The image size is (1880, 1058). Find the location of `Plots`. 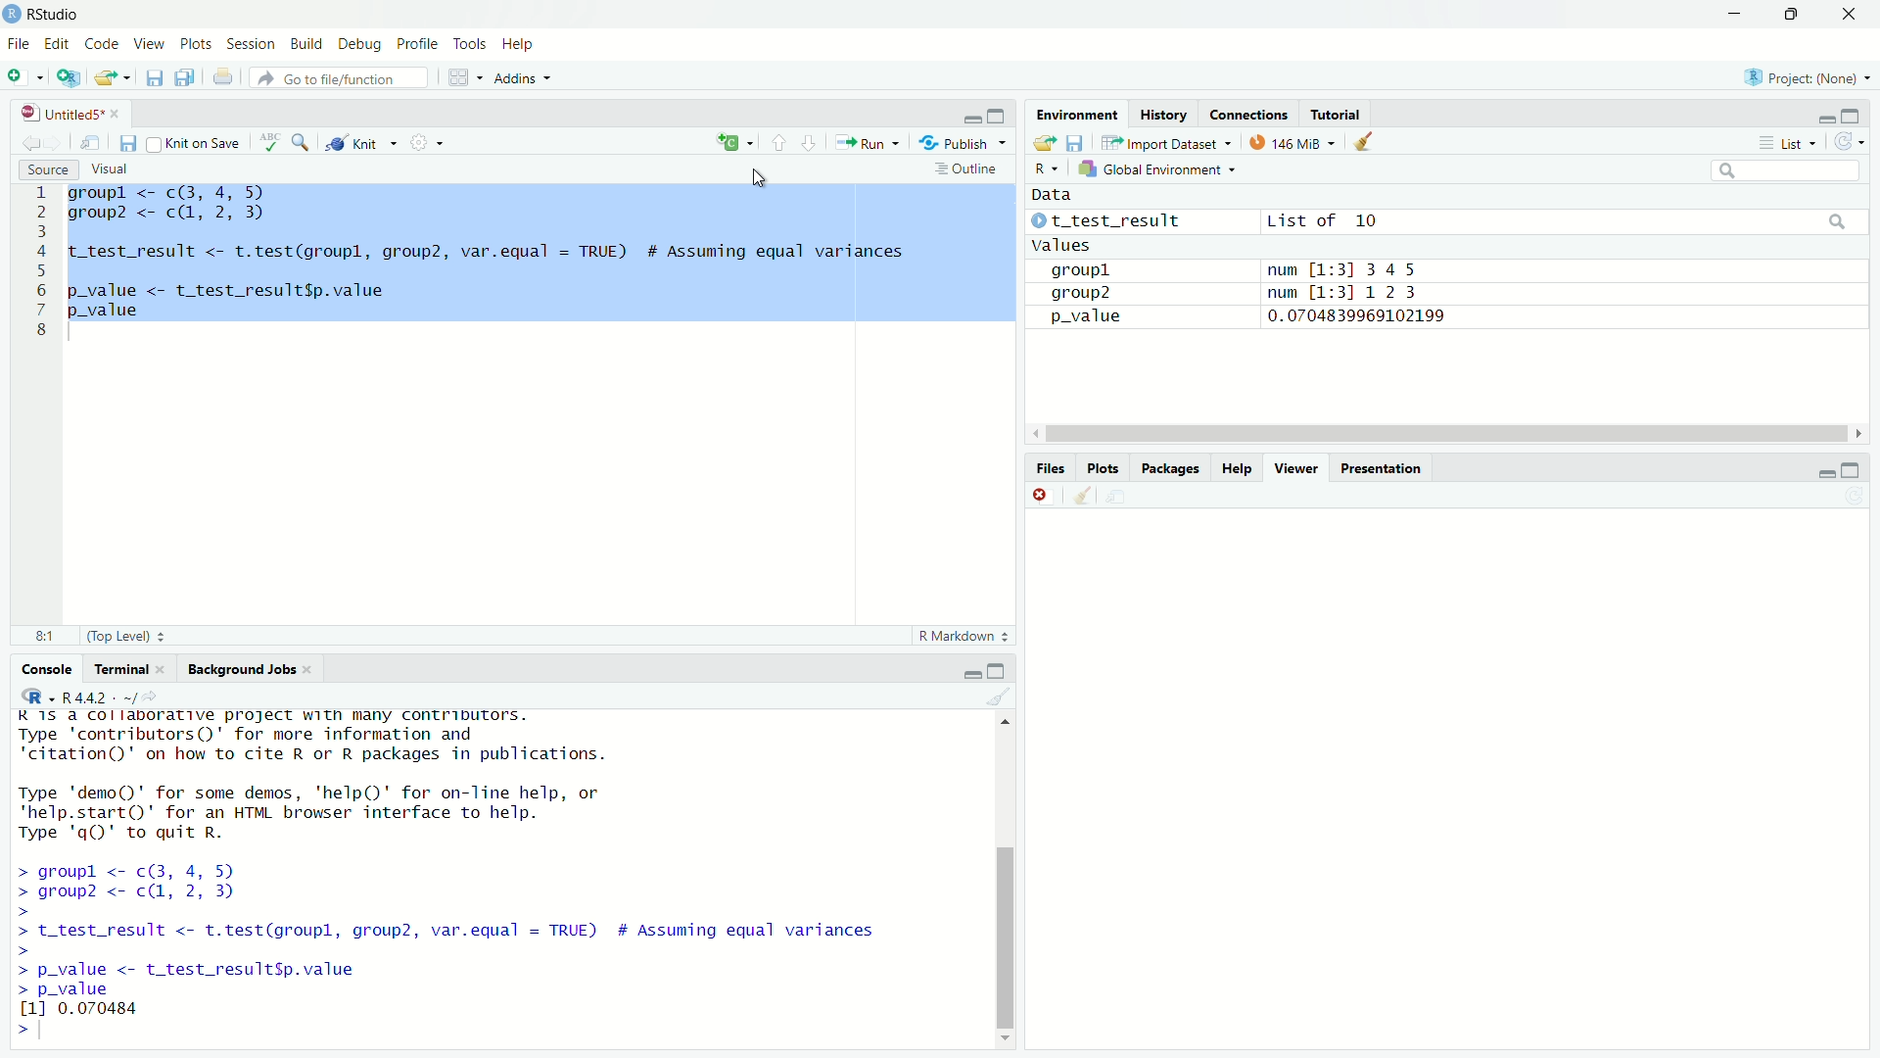

Plots is located at coordinates (196, 41).